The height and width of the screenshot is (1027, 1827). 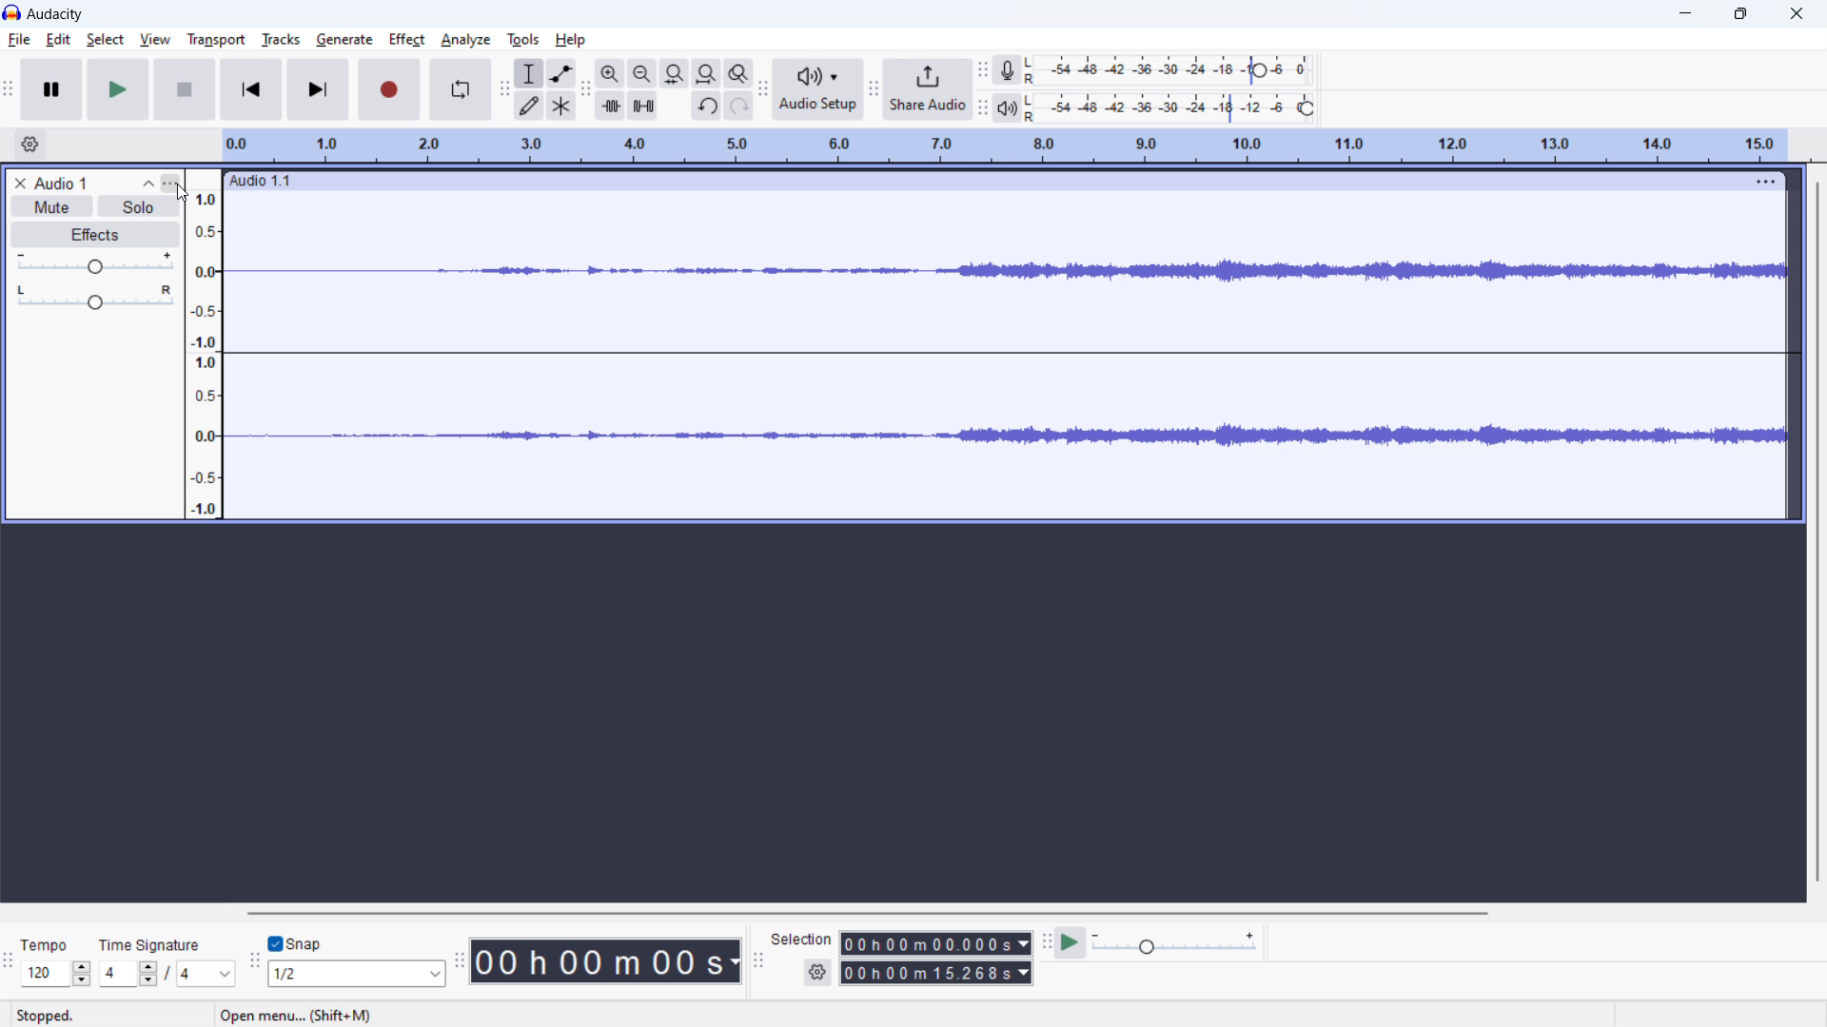 I want to click on selection toolbar, so click(x=756, y=960).